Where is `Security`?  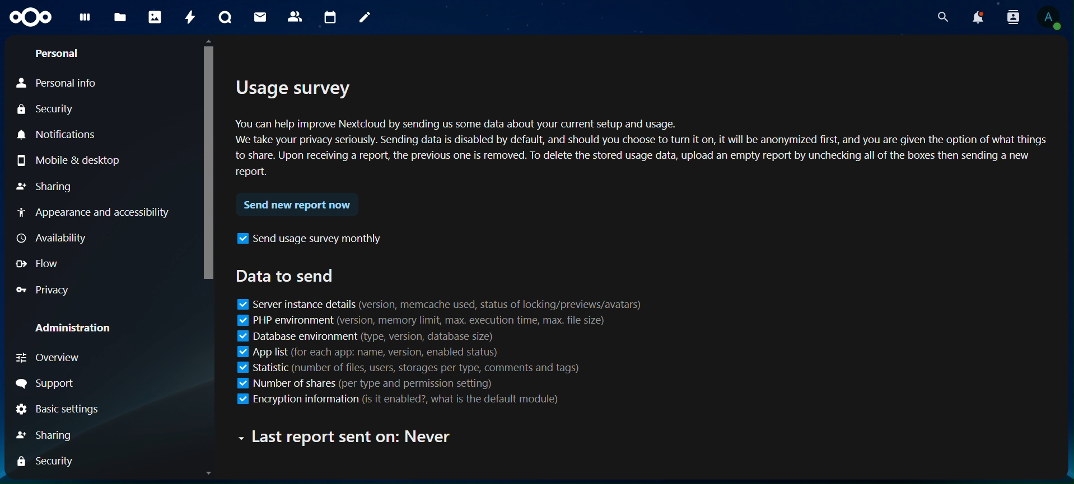
Security is located at coordinates (46, 110).